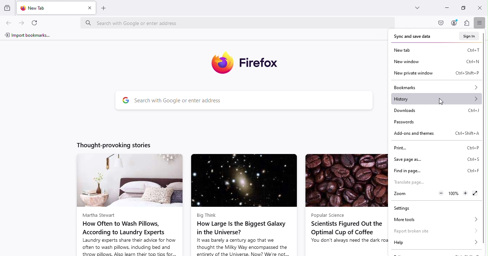 The height and width of the screenshot is (256, 488). I want to click on Sync and save data, so click(415, 36).